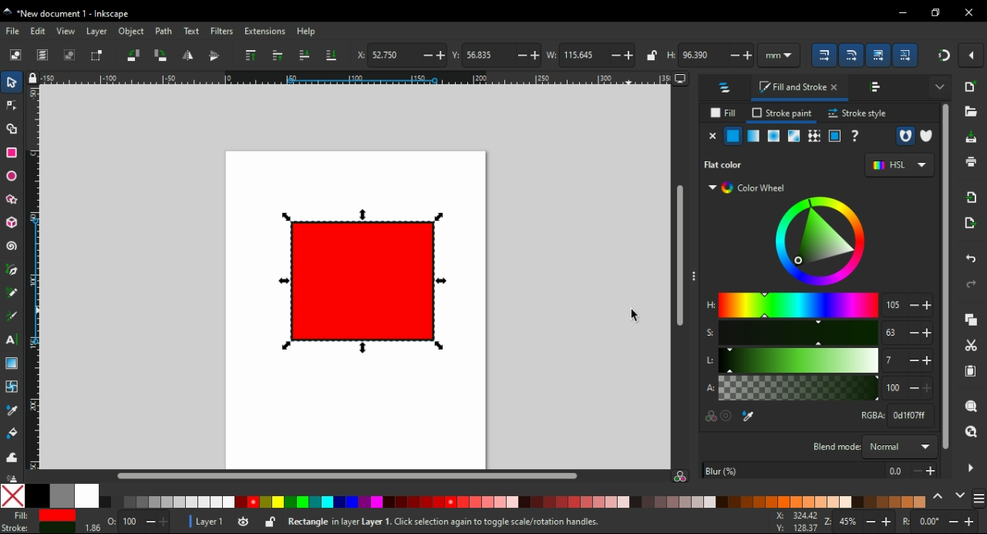 The height and width of the screenshot is (534, 987). What do you see at coordinates (970, 468) in the screenshot?
I see `hide` at bounding box center [970, 468].